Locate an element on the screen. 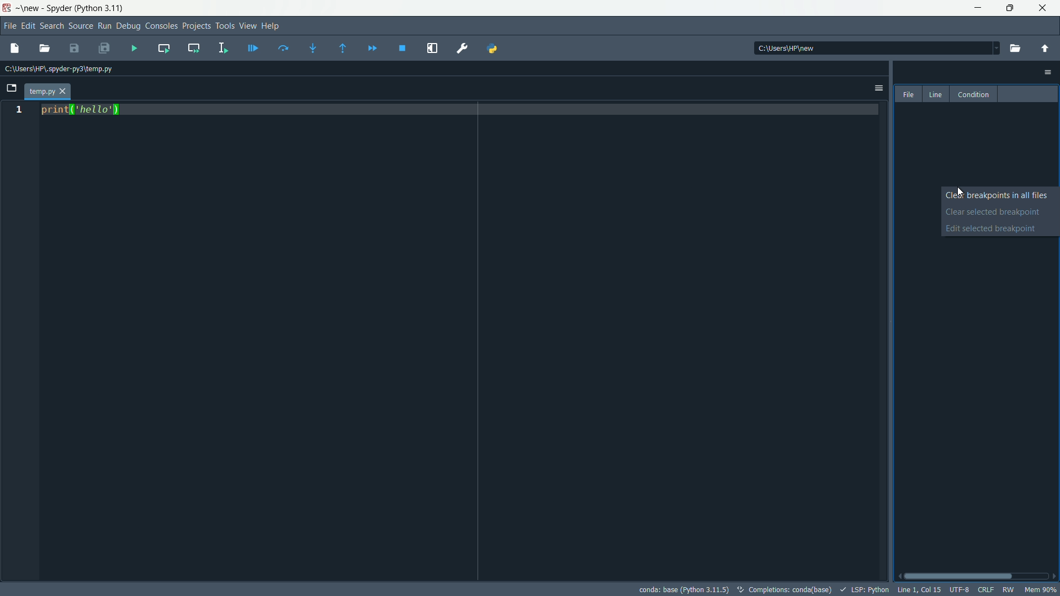 Image resolution: width=1060 pixels, height=596 pixels. file is located at coordinates (909, 94).